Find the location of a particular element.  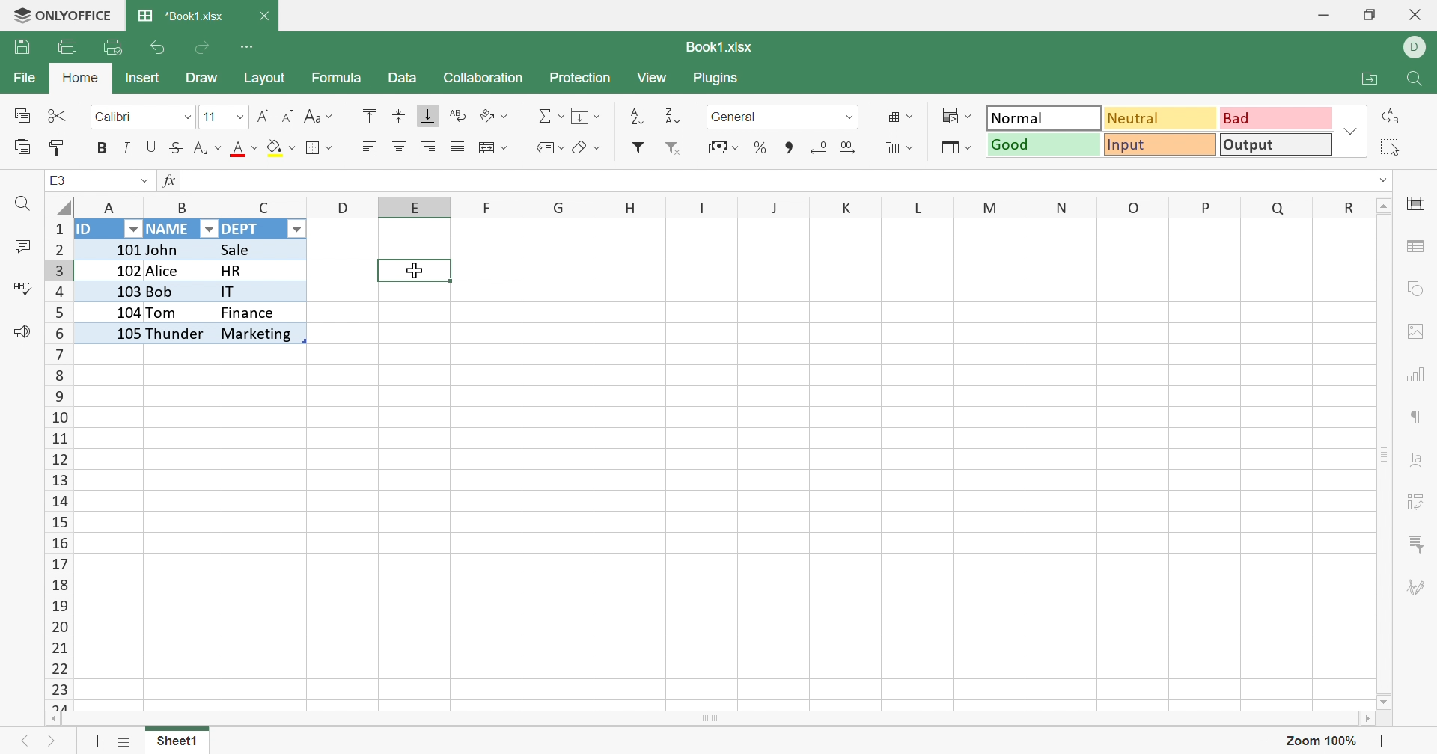

Normal is located at coordinates (1047, 120).